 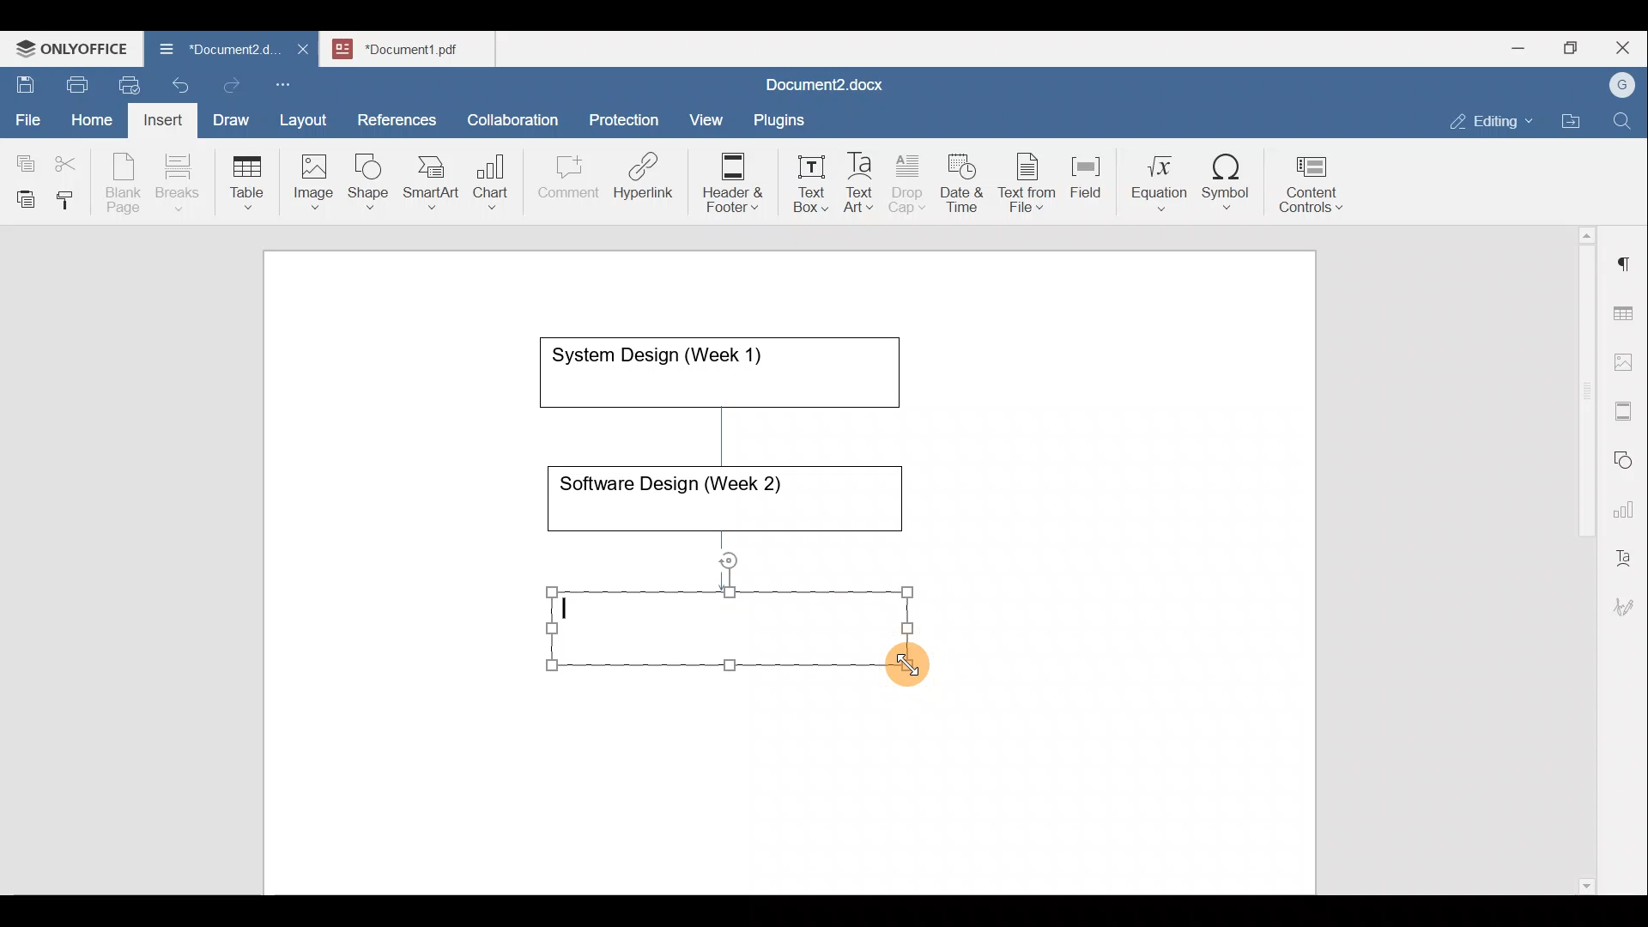 What do you see at coordinates (629, 118) in the screenshot?
I see `Protection` at bounding box center [629, 118].